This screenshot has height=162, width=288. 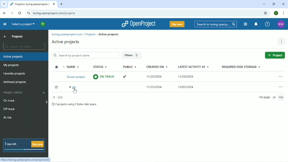 What do you see at coordinates (23, 46) in the screenshot?
I see `Search by name` at bounding box center [23, 46].